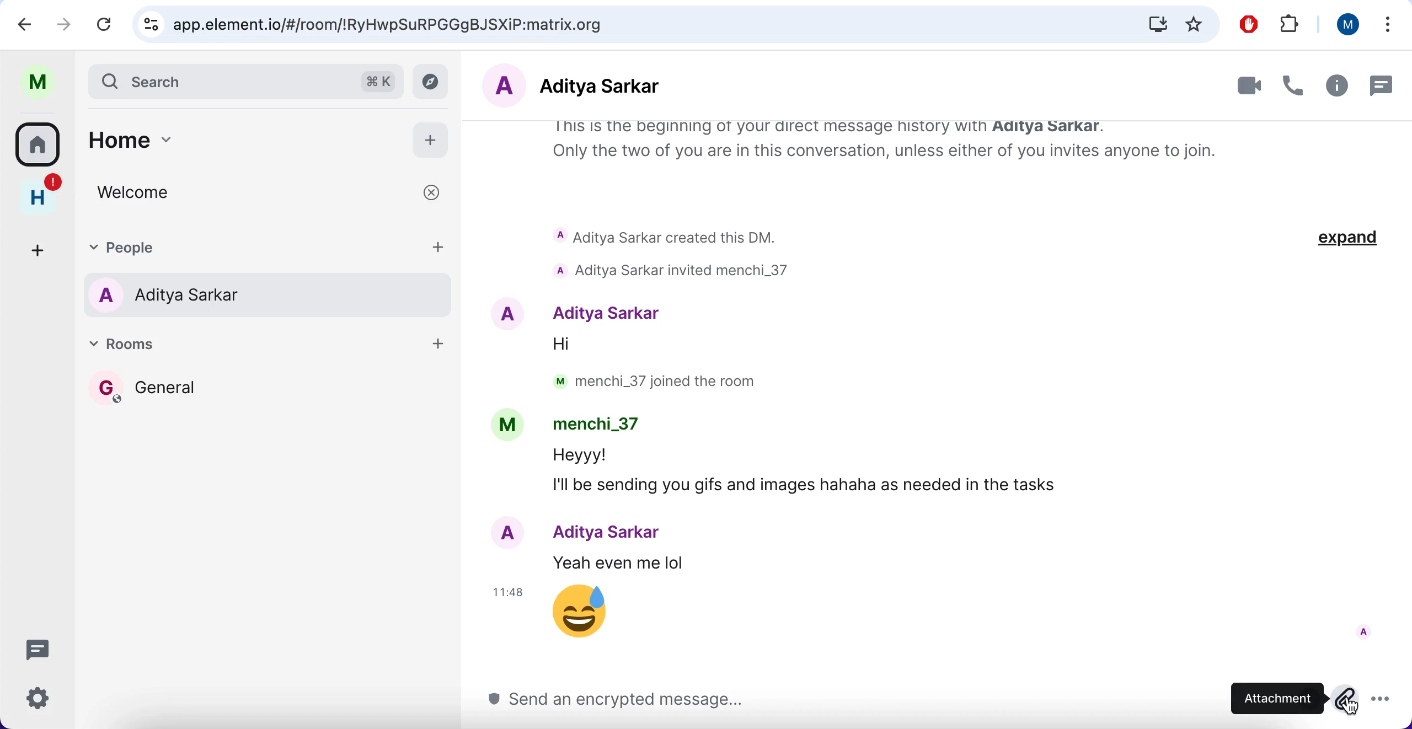  What do you see at coordinates (498, 592) in the screenshot?
I see `11:48` at bounding box center [498, 592].